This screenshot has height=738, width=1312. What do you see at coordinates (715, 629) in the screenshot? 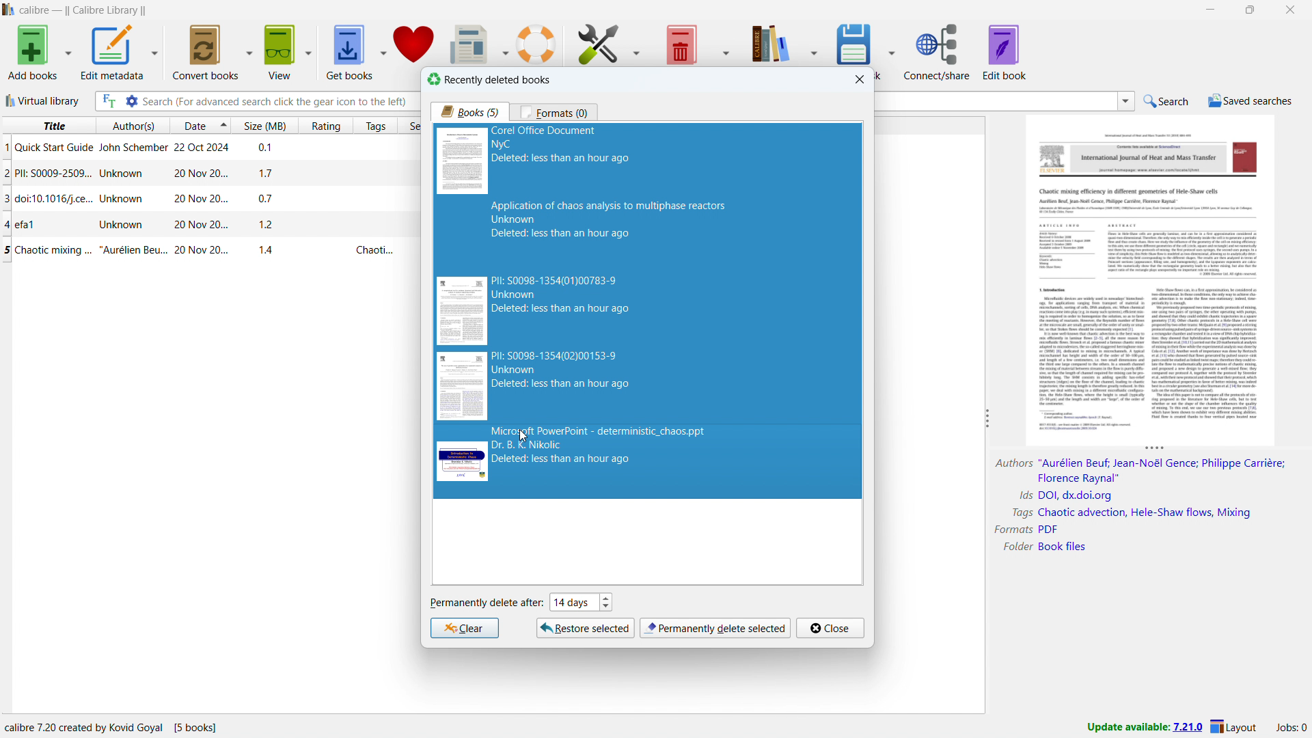
I see `permanently delete selection` at bounding box center [715, 629].